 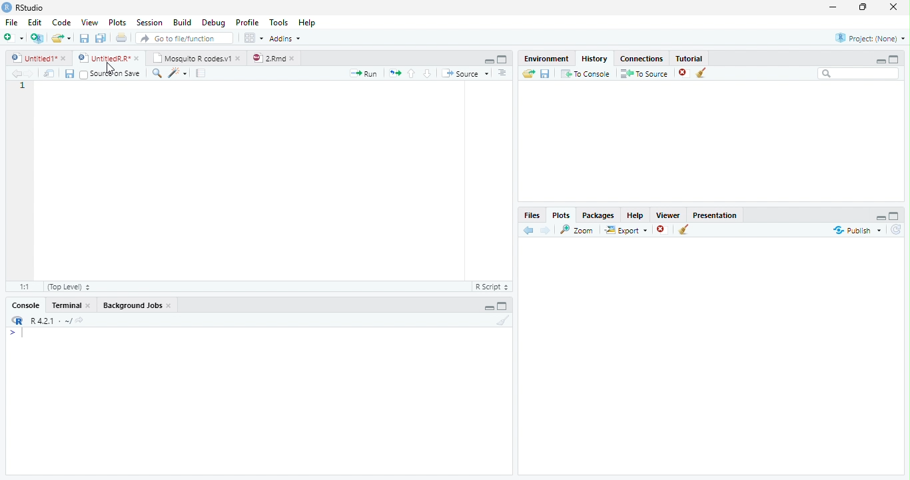 What do you see at coordinates (492, 287) in the screenshot?
I see `R Script` at bounding box center [492, 287].